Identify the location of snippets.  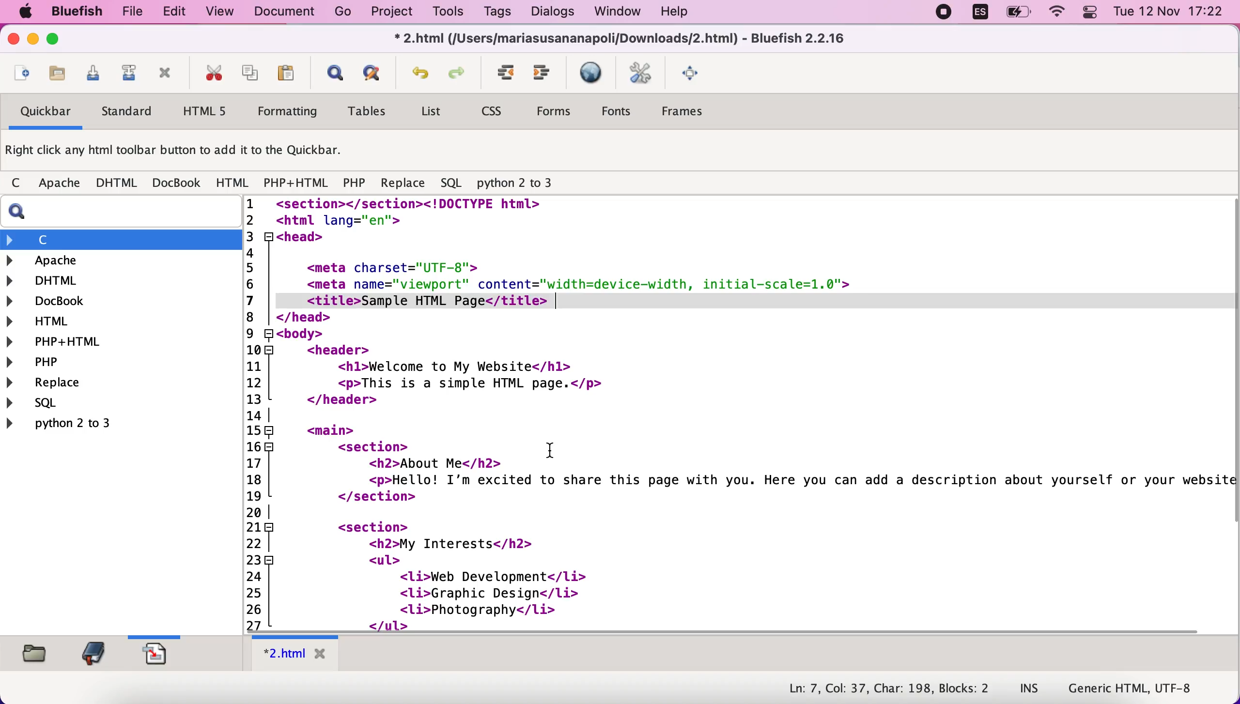
(165, 656).